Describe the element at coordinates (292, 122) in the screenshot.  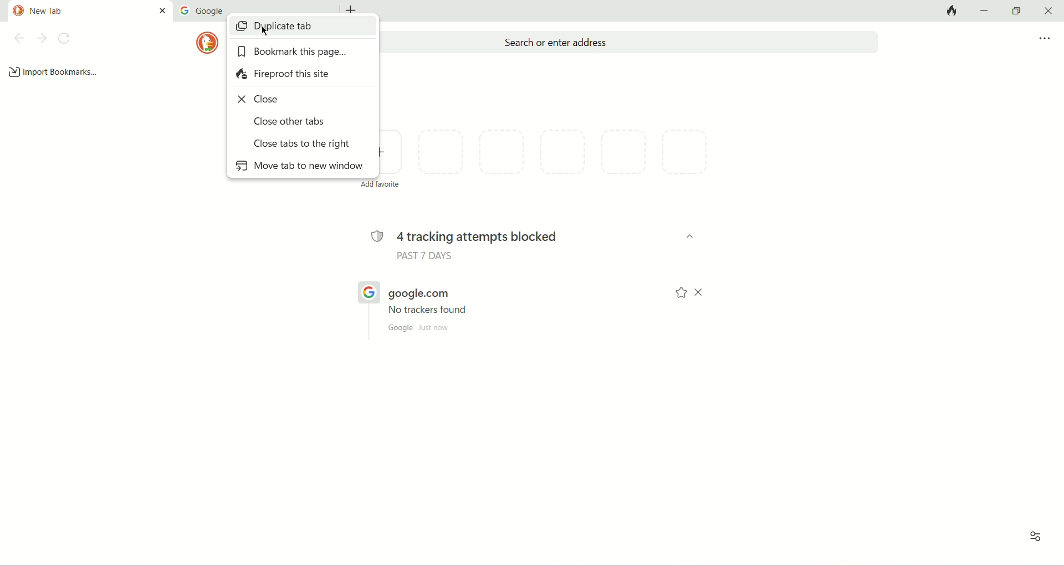
I see `close other tabs` at that location.